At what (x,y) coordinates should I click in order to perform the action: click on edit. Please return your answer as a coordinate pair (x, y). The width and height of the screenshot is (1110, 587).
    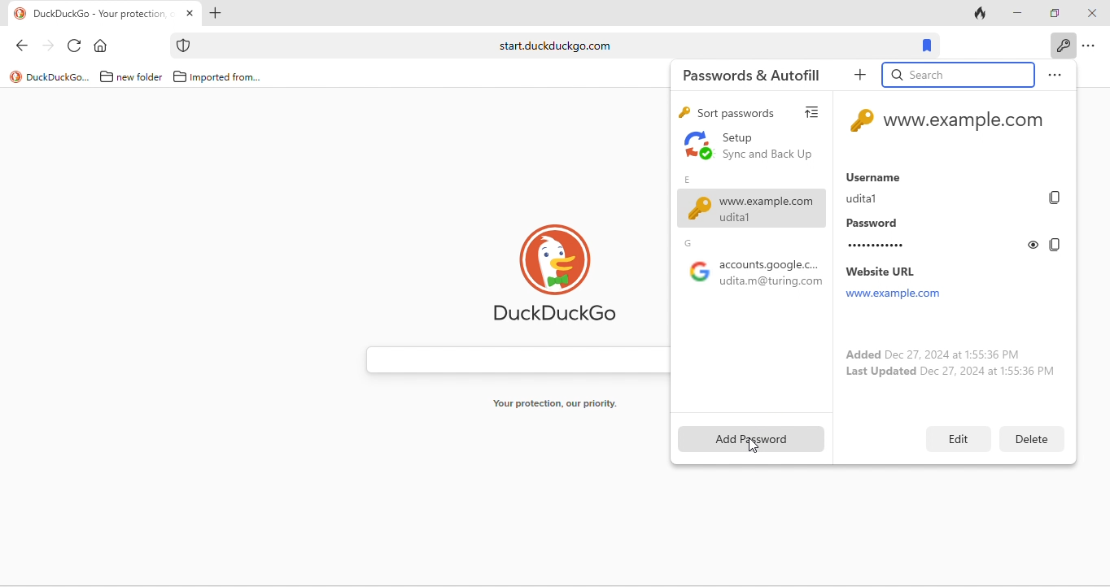
    Looking at the image, I should click on (960, 437).